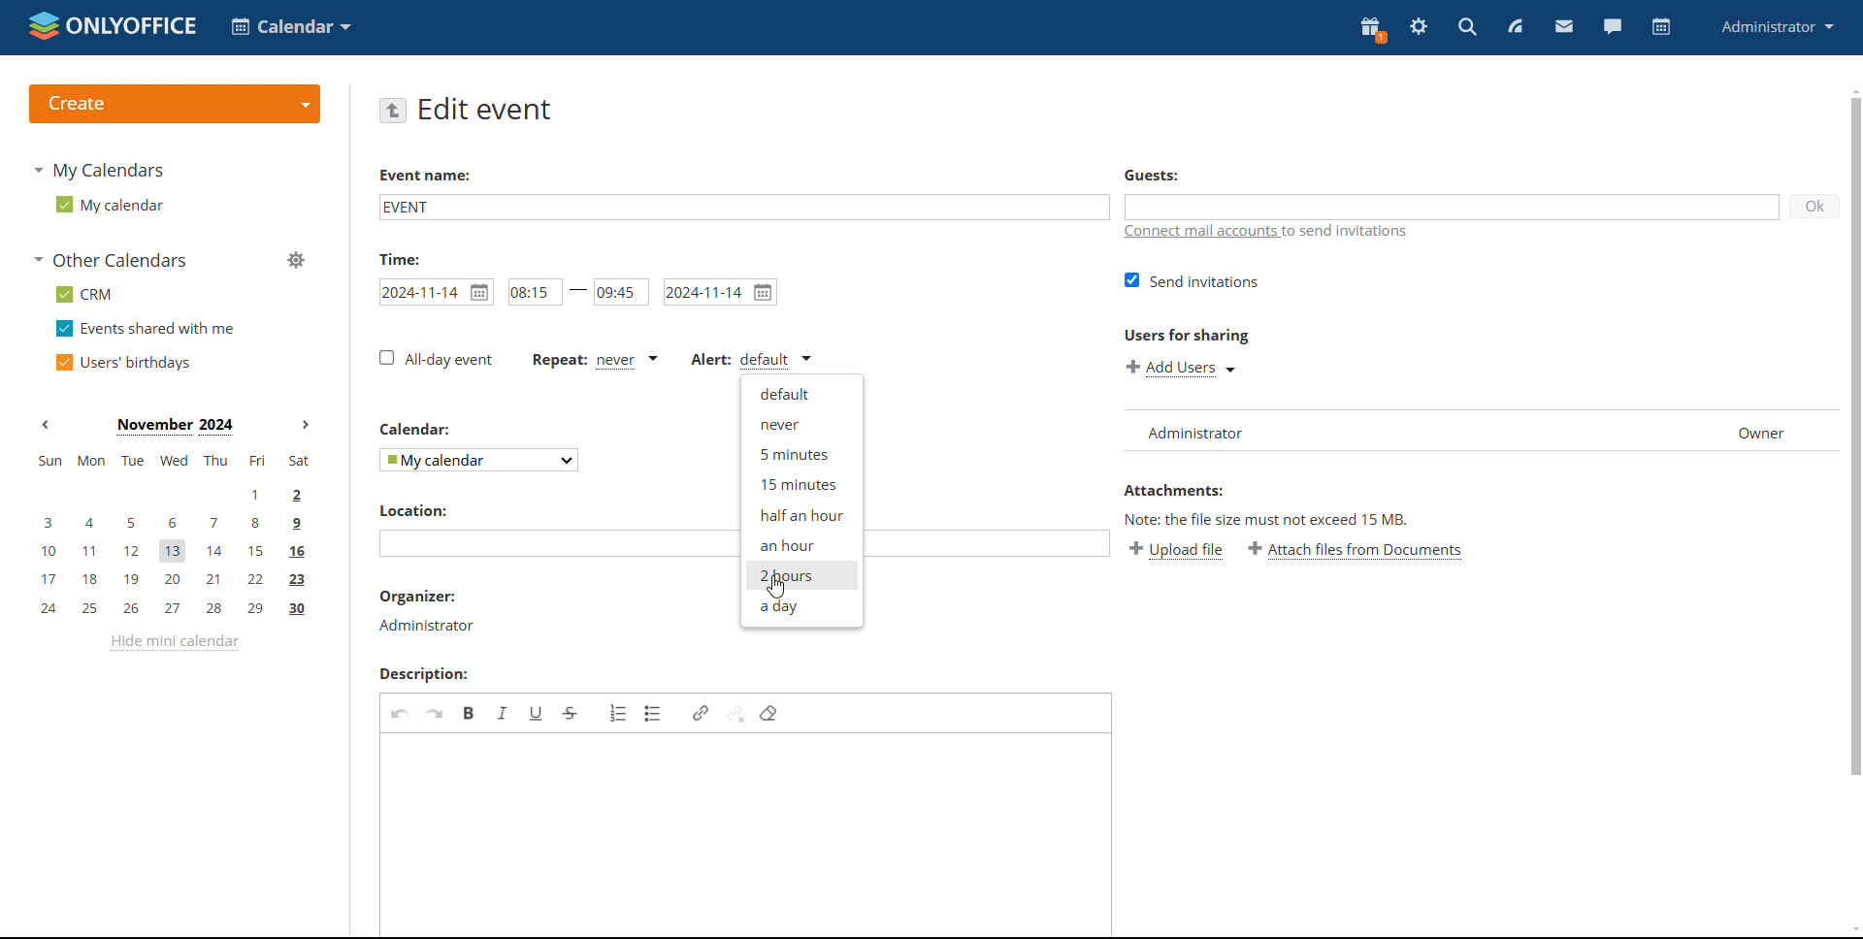 The image size is (1863, 939). Describe the element at coordinates (430, 176) in the screenshot. I see `event name label` at that location.